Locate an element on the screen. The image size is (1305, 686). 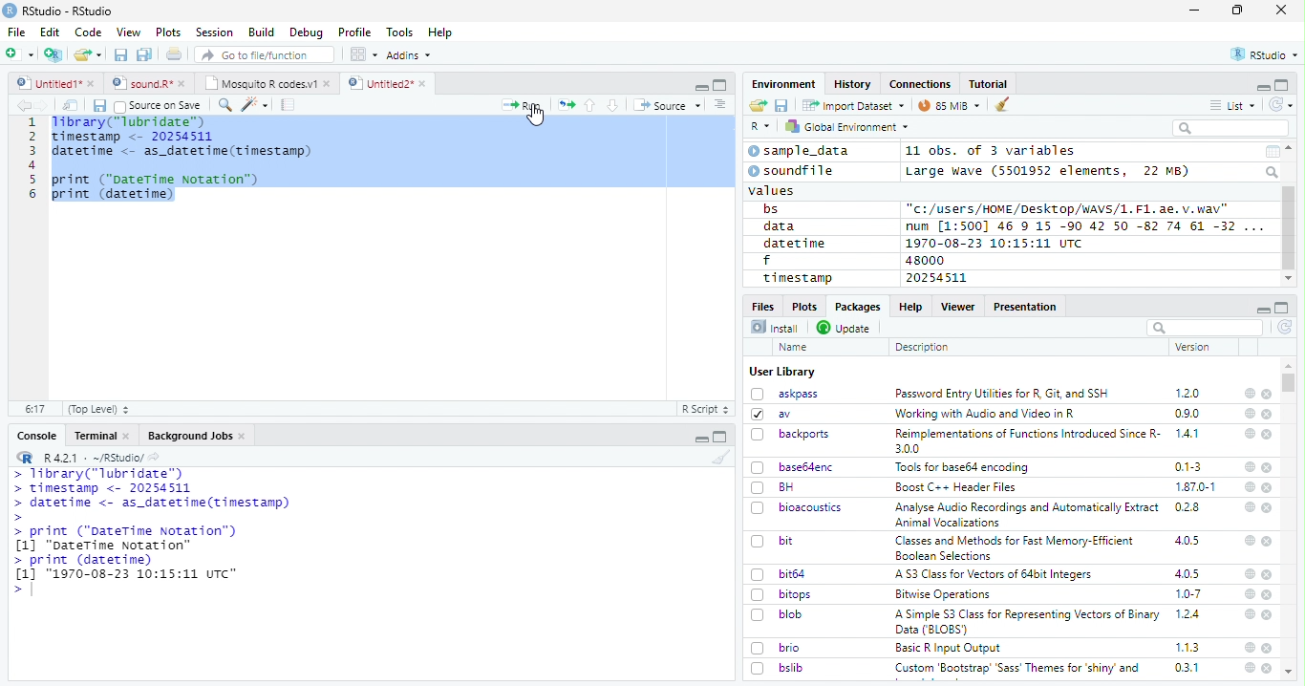
library ("lubridate") Timestamp <- 2012368256]datetime <- as_datetime(timestamp) is located at coordinates (180, 138).